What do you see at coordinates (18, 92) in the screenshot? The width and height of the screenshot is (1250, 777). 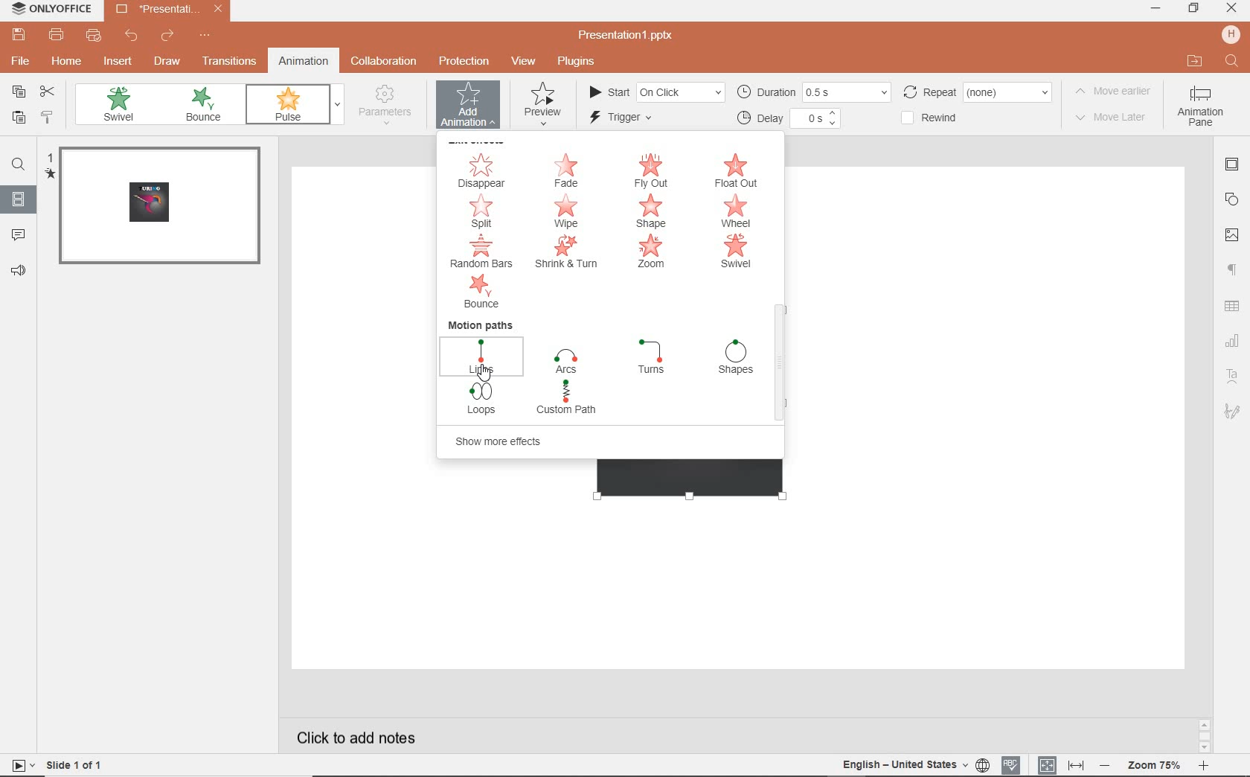 I see `copy` at bounding box center [18, 92].